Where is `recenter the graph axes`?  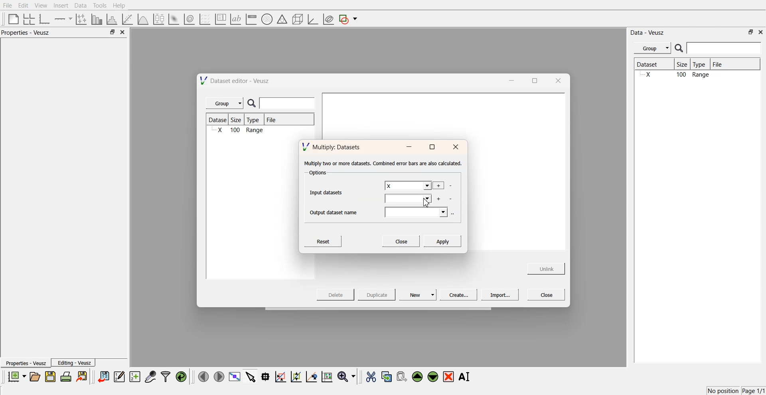
recenter the graph axes is located at coordinates (311, 376).